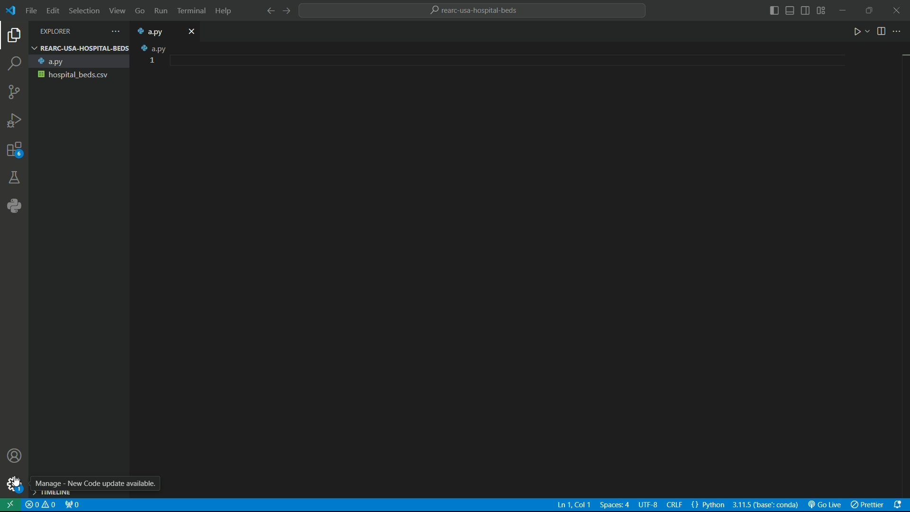 The image size is (910, 512). I want to click on go menu, so click(139, 12).